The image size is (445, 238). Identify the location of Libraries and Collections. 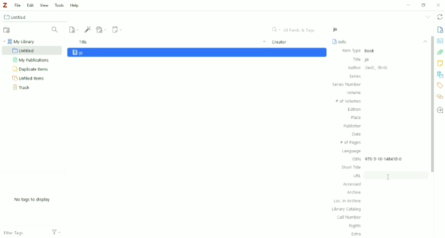
(440, 75).